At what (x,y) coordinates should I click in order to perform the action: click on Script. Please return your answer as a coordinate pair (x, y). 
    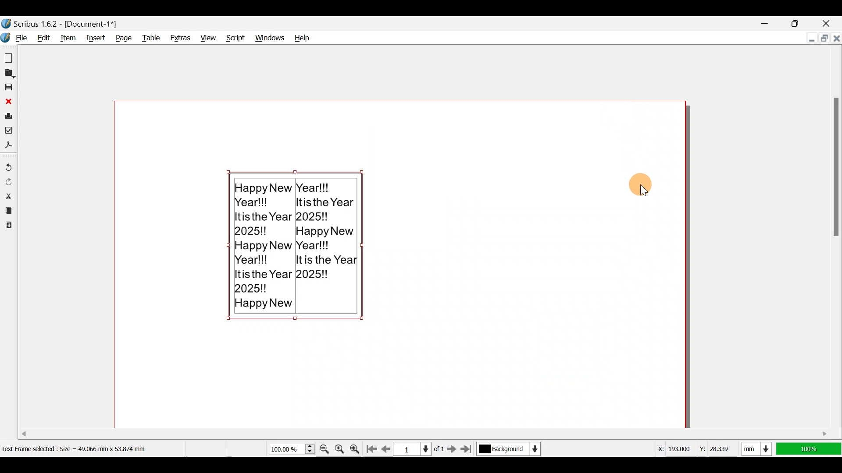
    Looking at the image, I should click on (234, 35).